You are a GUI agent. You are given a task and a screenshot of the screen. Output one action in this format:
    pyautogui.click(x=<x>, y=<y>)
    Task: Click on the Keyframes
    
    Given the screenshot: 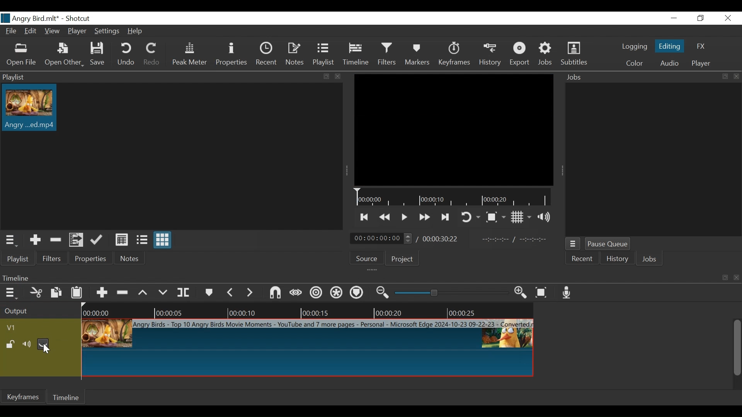 What is the action you would take?
    pyautogui.click(x=454, y=54)
    